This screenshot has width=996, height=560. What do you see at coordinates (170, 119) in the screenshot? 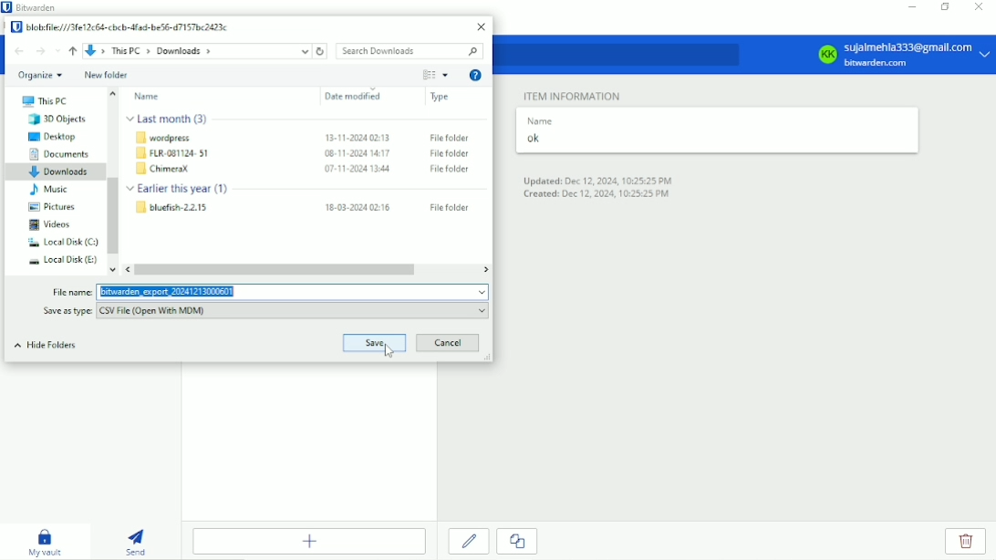
I see `Last month (3)` at bounding box center [170, 119].